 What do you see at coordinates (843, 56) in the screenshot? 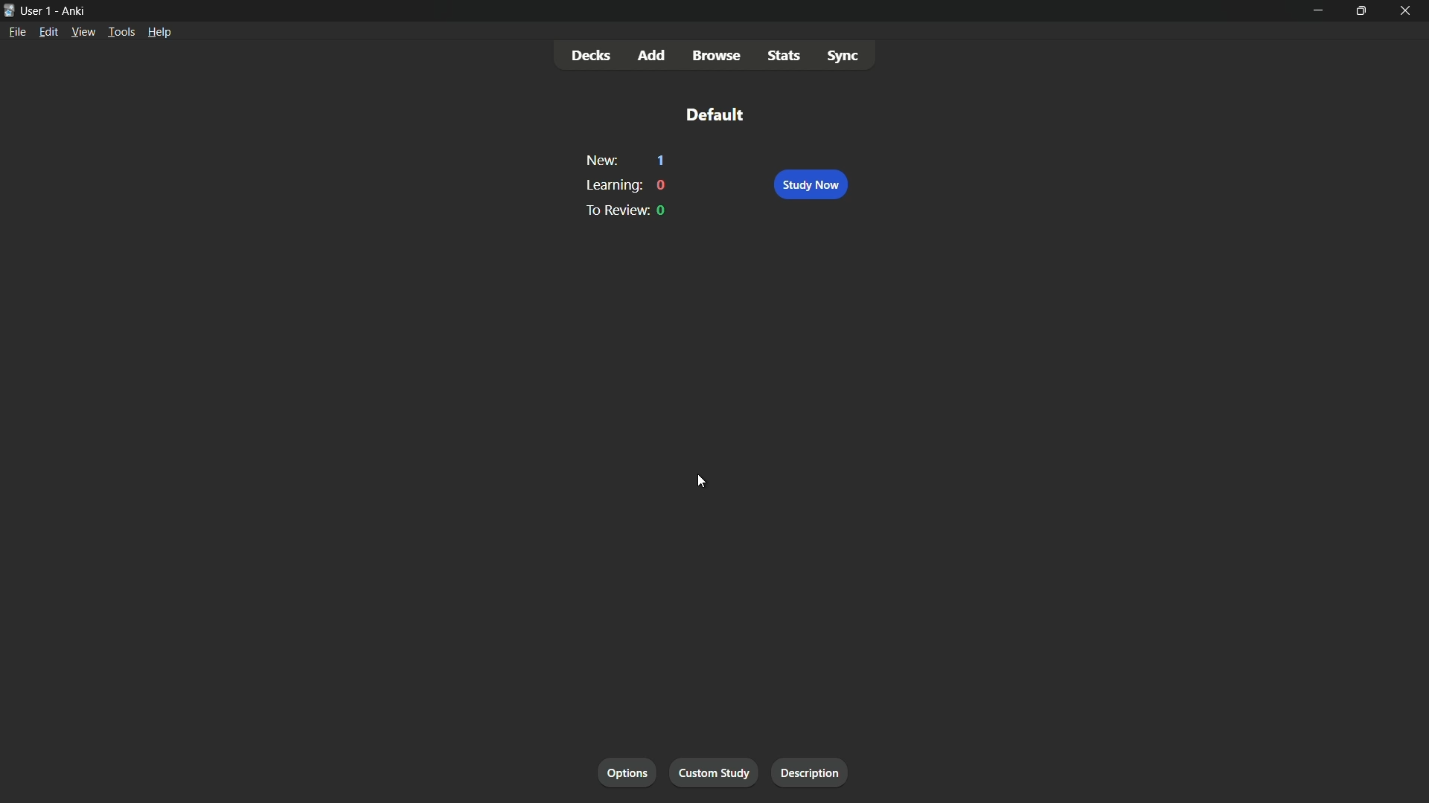
I see `sync` at bounding box center [843, 56].